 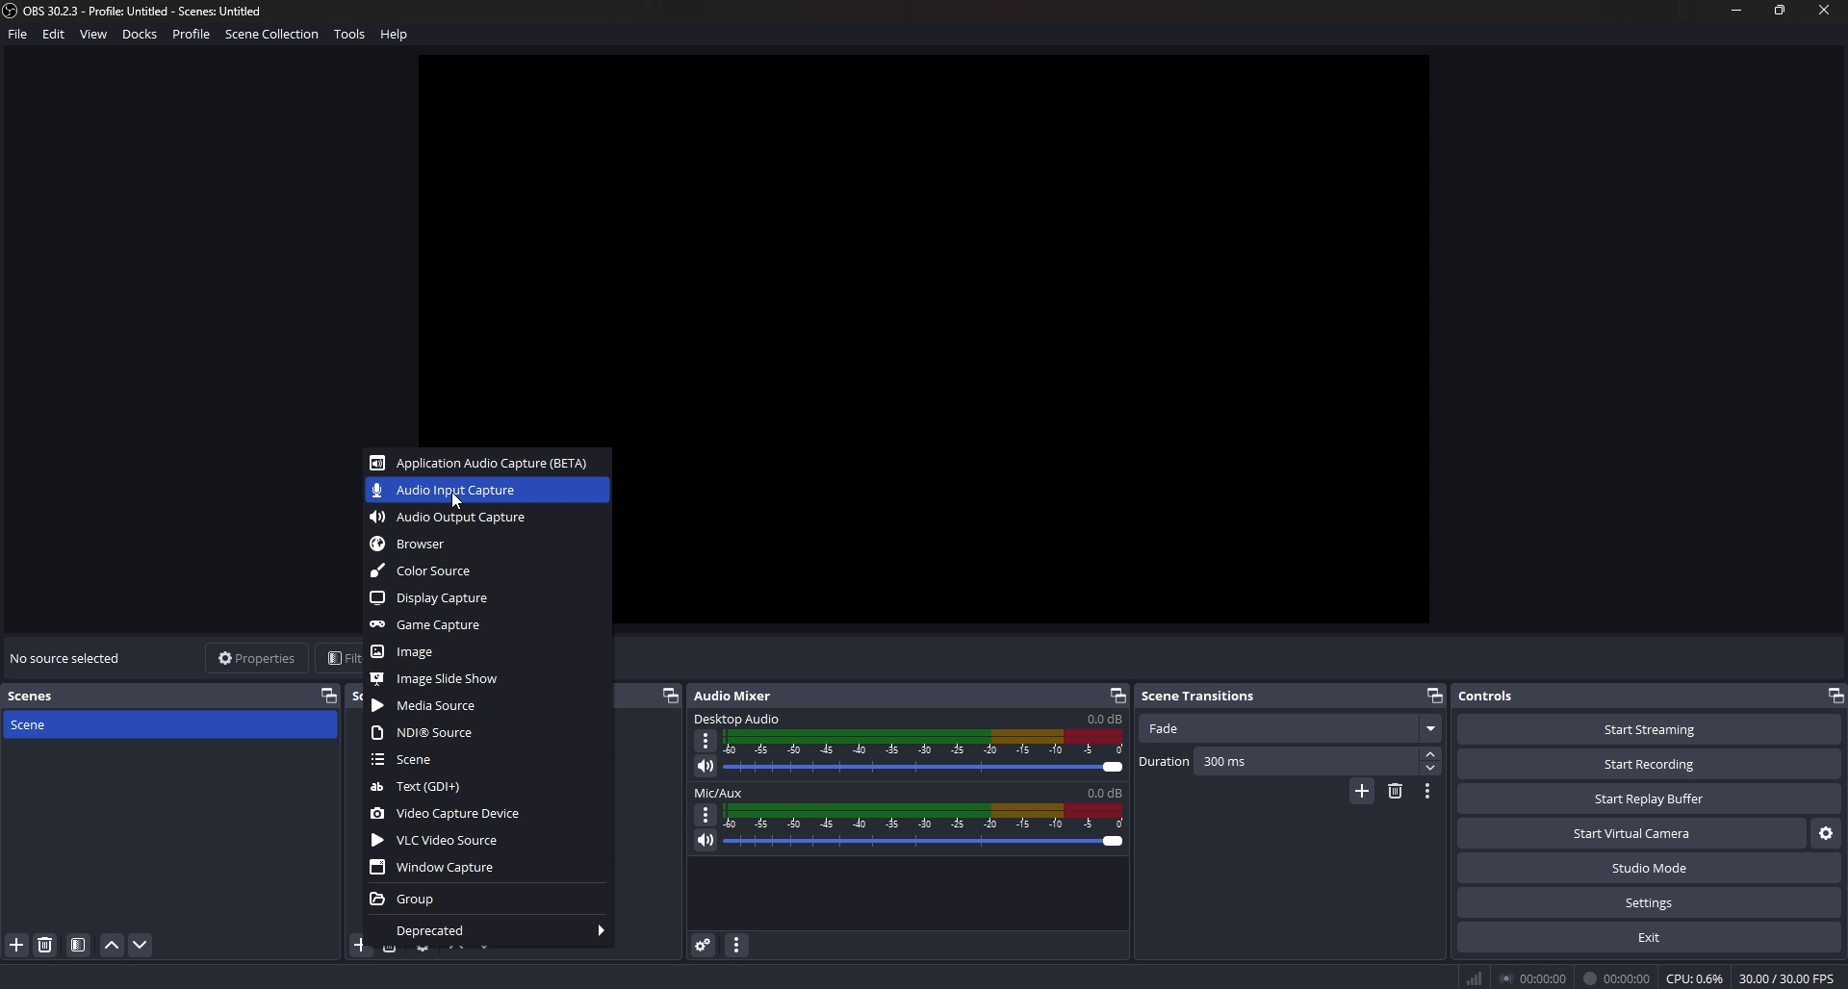 I want to click on audio input capture, so click(x=487, y=490).